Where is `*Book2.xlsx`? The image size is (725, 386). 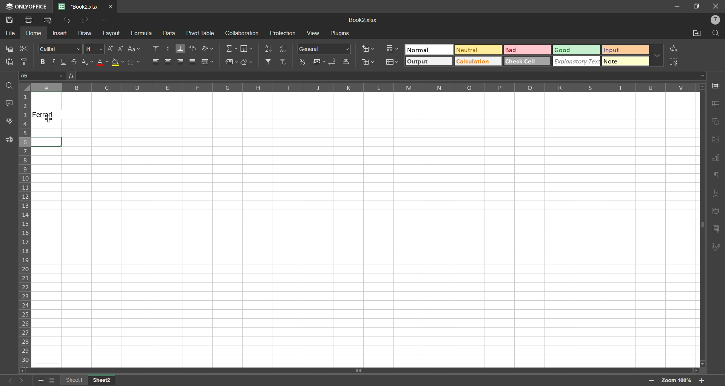 *Book2.xlsx is located at coordinates (82, 6).